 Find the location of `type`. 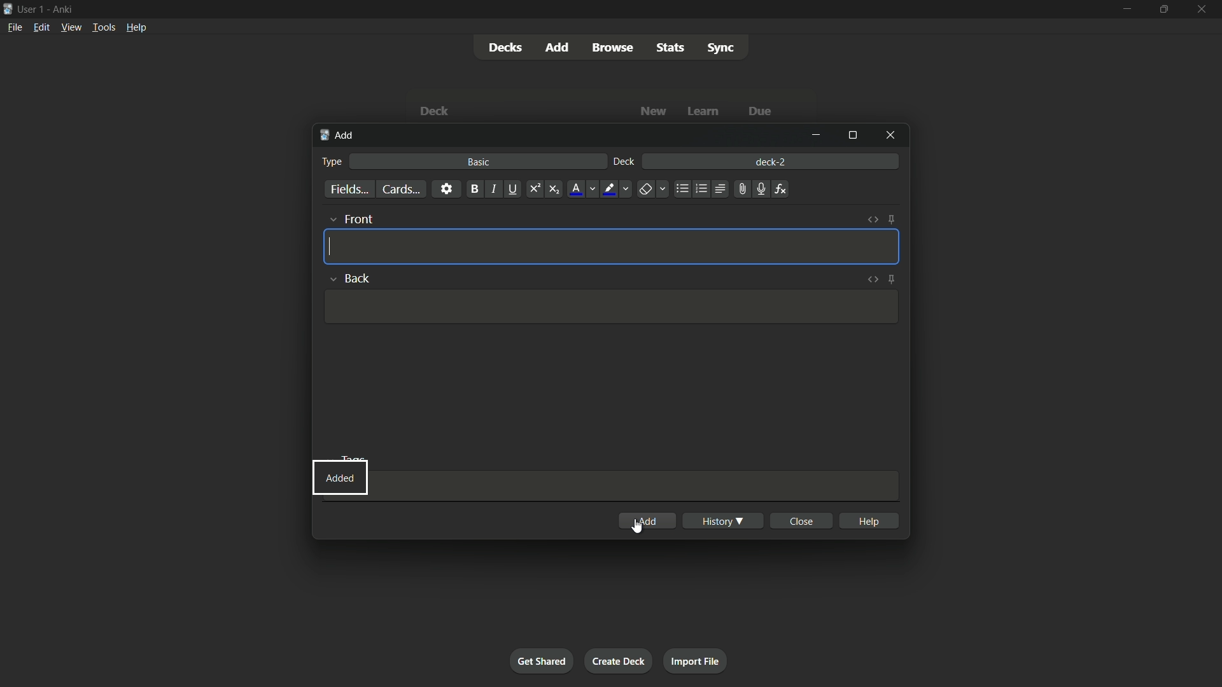

type is located at coordinates (333, 162).